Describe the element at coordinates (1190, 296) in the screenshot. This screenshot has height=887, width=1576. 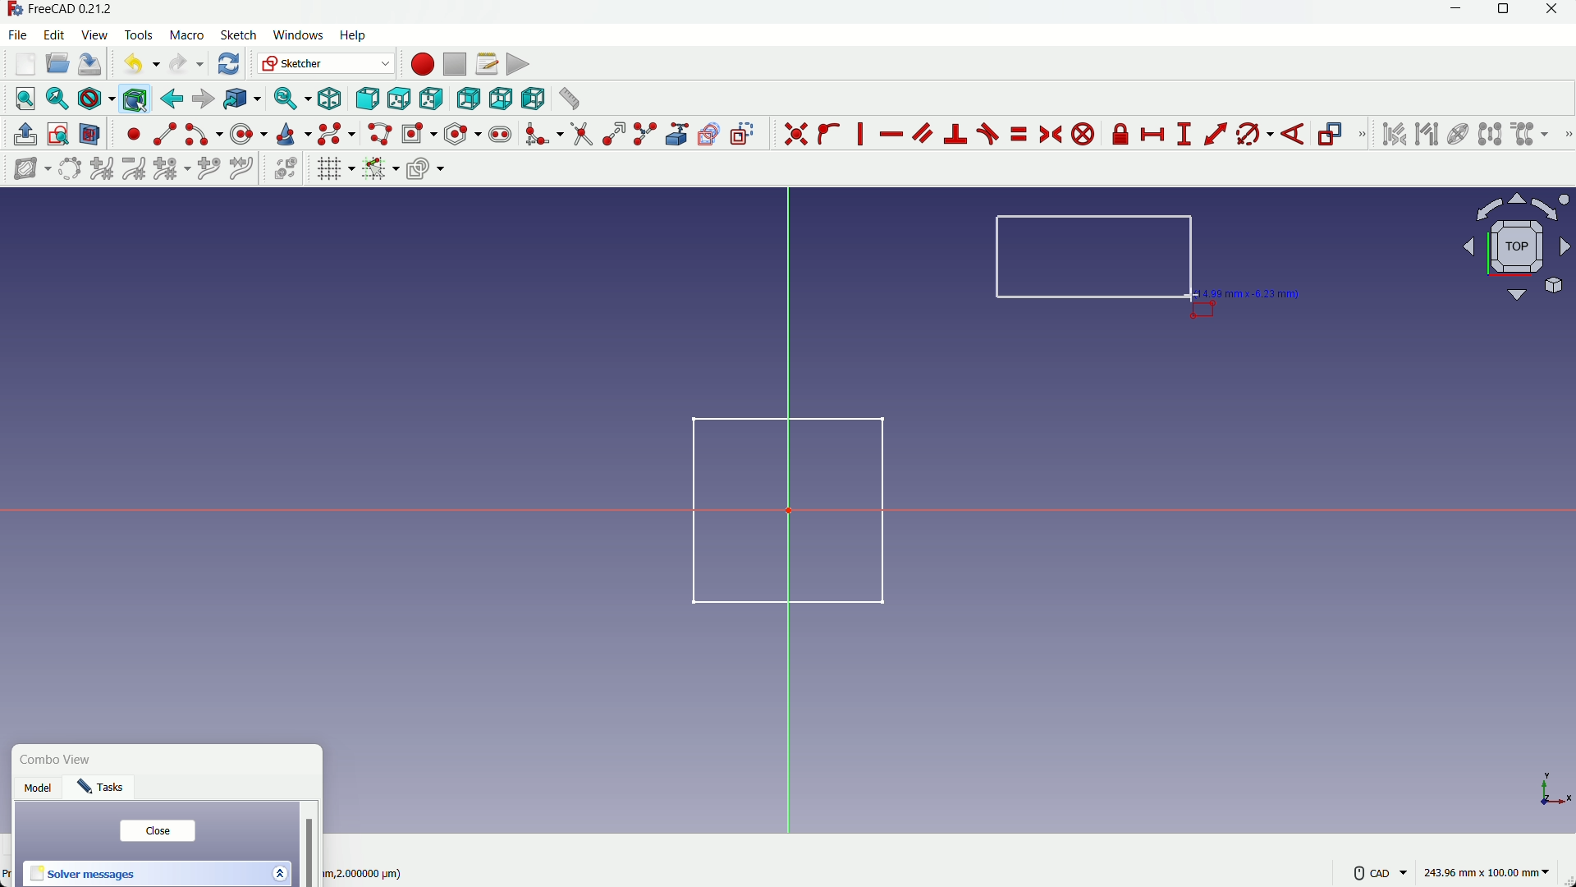
I see `cursor` at that location.